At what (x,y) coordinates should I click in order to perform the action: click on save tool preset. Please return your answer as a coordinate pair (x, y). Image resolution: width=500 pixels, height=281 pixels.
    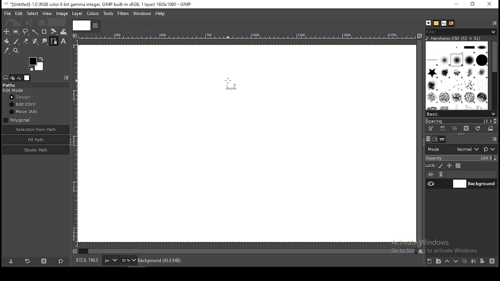
    Looking at the image, I should click on (10, 261).